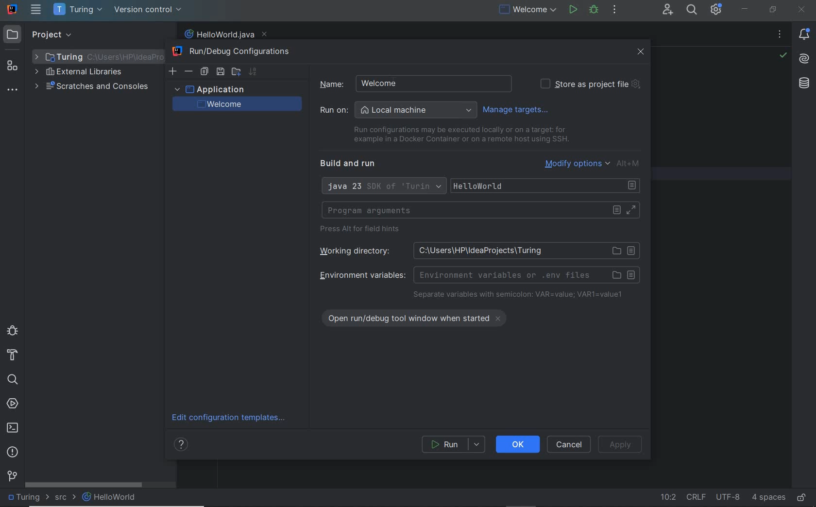 The height and width of the screenshot is (507, 816). I want to click on help contents, so click(183, 446).